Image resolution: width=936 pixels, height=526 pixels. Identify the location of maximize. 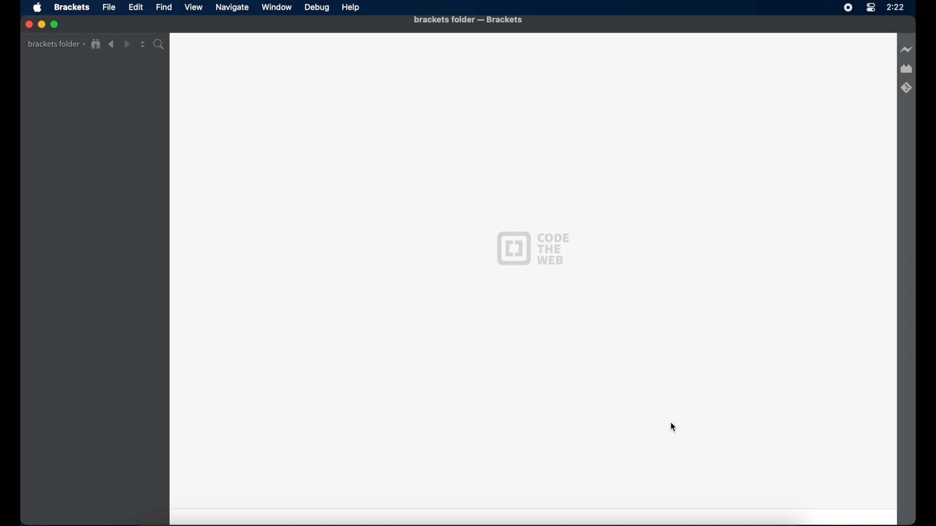
(56, 25).